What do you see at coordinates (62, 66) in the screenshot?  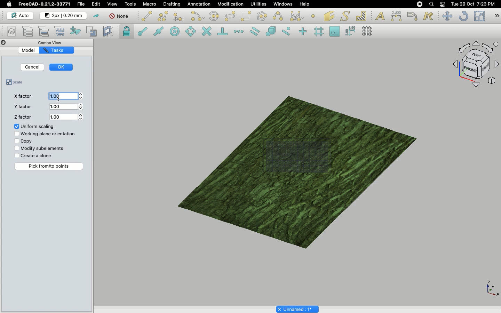 I see `OK` at bounding box center [62, 66].